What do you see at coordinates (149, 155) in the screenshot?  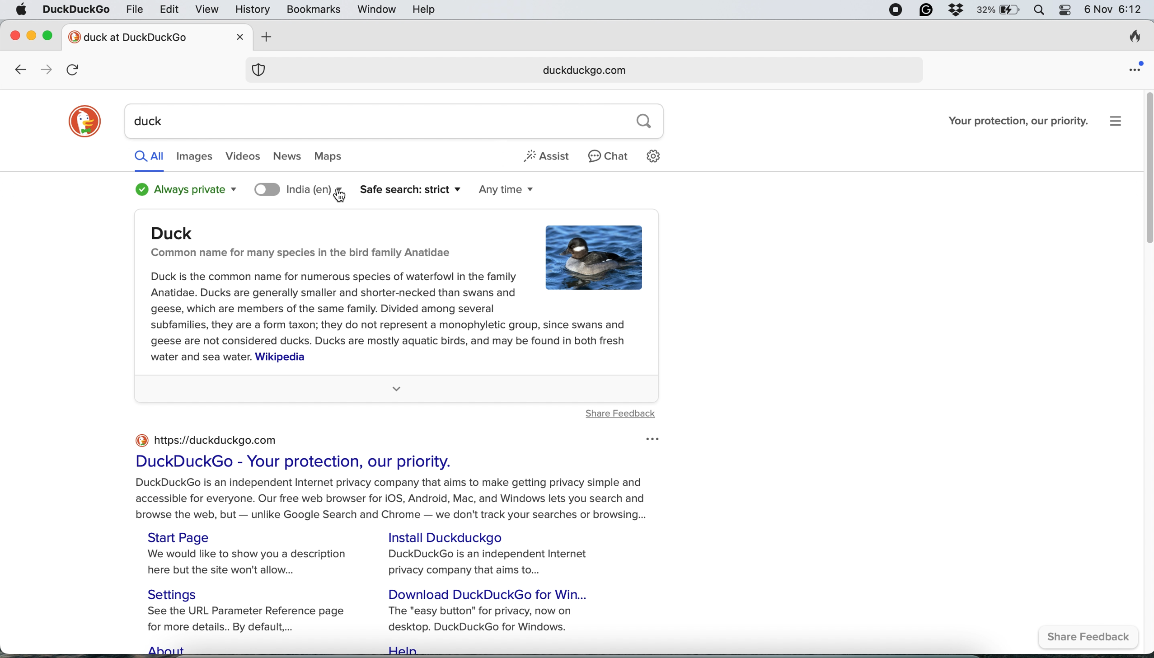 I see `all` at bounding box center [149, 155].